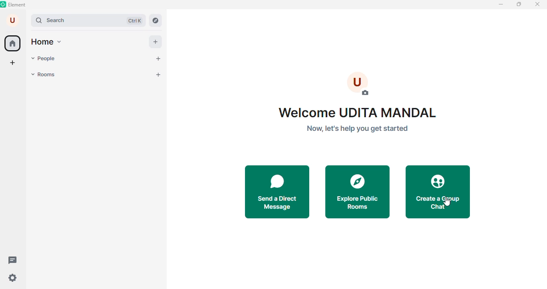 The width and height of the screenshot is (547, 289). I want to click on send a direct message, so click(278, 190).